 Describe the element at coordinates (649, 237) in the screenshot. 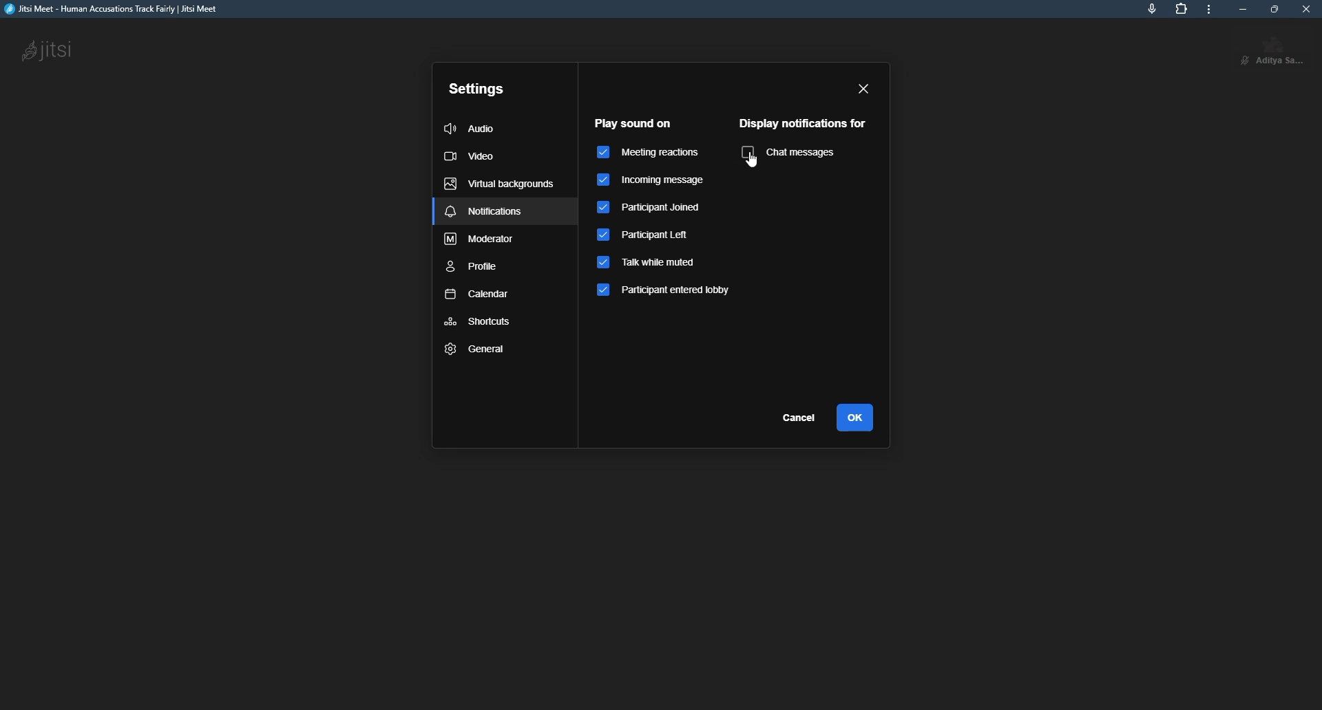

I see `participant left` at that location.